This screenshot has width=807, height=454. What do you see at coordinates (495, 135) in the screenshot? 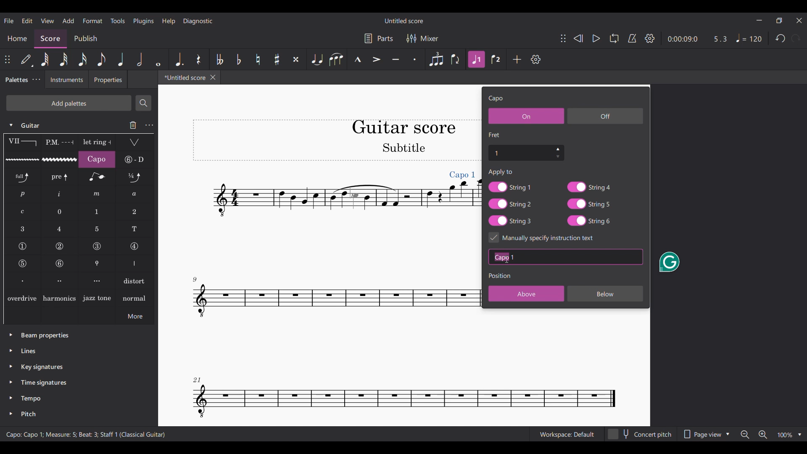
I see `Section title` at bounding box center [495, 135].